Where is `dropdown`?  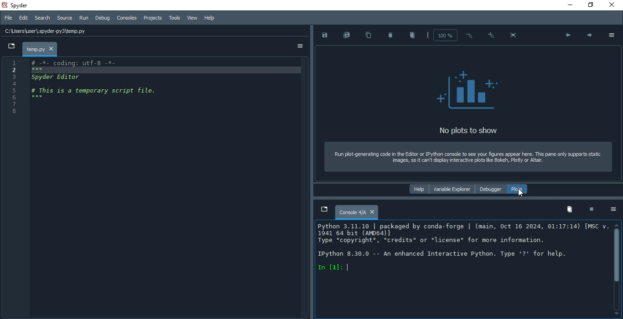
dropdown is located at coordinates (323, 210).